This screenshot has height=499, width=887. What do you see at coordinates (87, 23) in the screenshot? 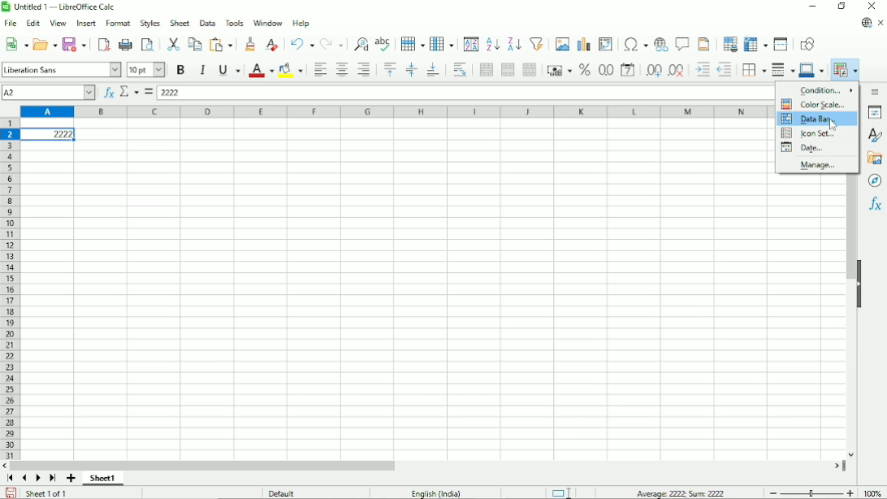
I see `Insert` at bounding box center [87, 23].